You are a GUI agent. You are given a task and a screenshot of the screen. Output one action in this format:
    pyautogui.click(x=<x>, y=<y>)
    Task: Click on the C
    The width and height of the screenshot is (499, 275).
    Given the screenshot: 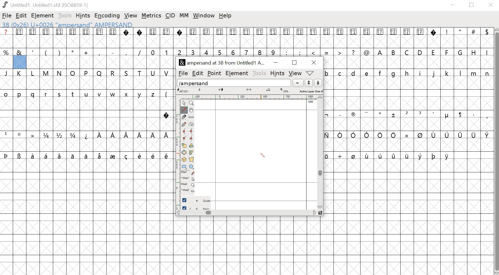 What is the action you would take?
    pyautogui.click(x=408, y=52)
    